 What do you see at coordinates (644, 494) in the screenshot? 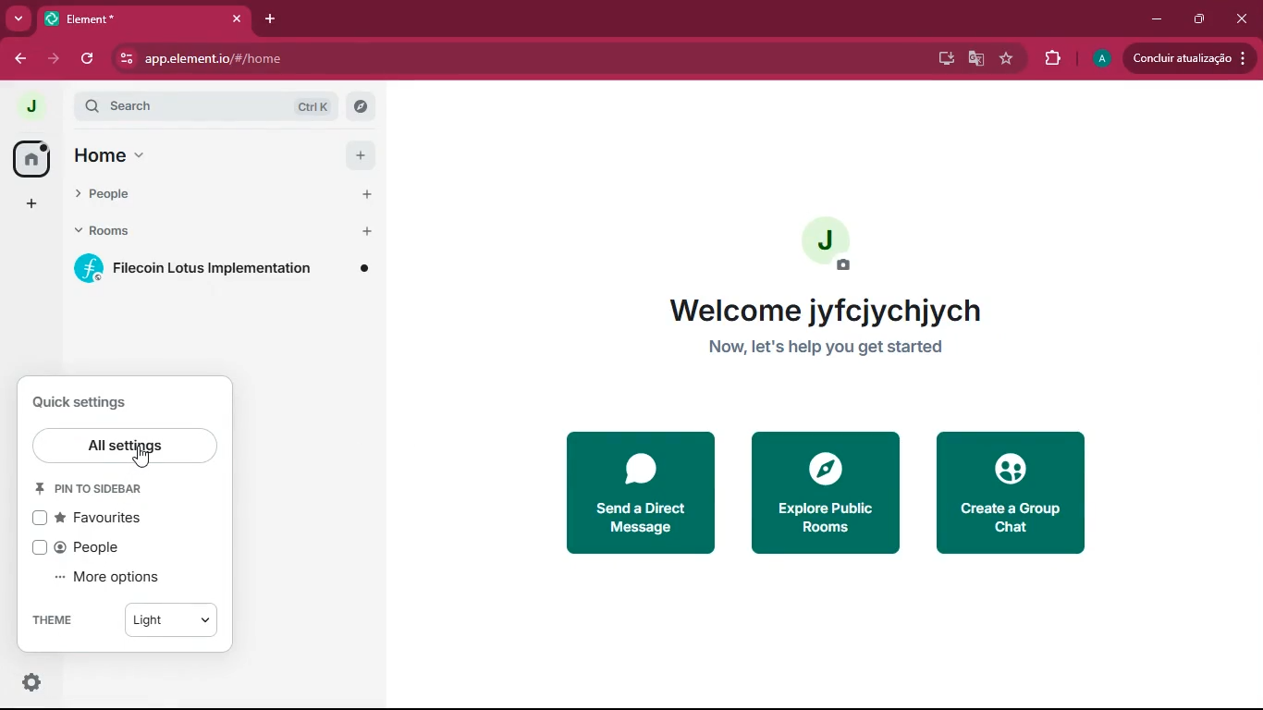
I see `send` at bounding box center [644, 494].